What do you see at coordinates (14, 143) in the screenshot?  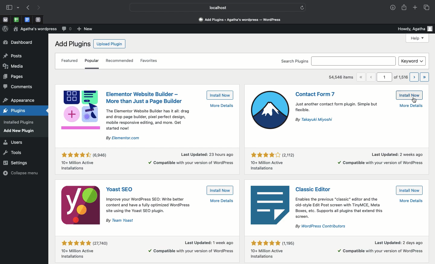 I see `users` at bounding box center [14, 143].